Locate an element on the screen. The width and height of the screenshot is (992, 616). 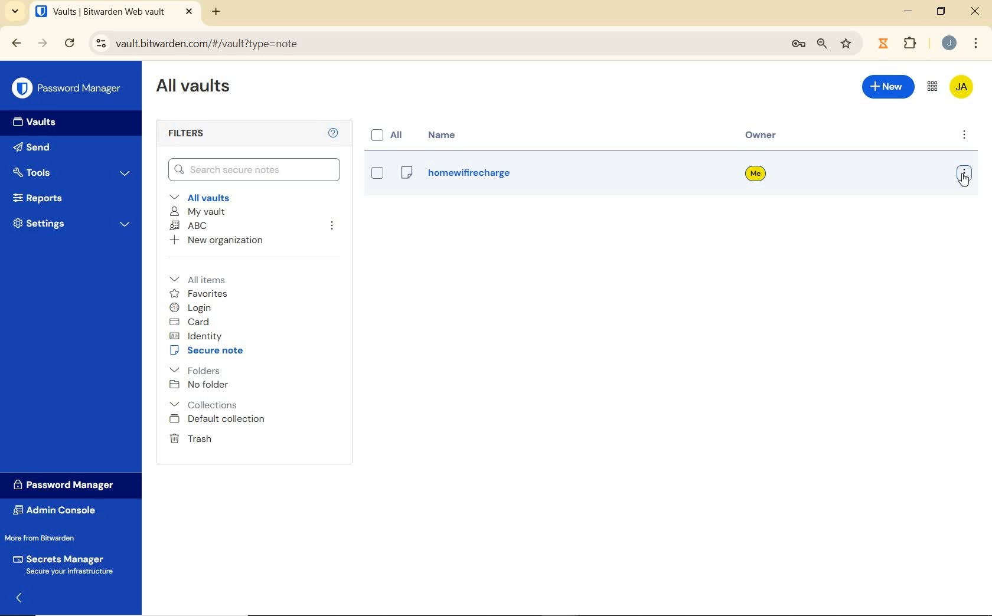
close is located at coordinates (975, 11).